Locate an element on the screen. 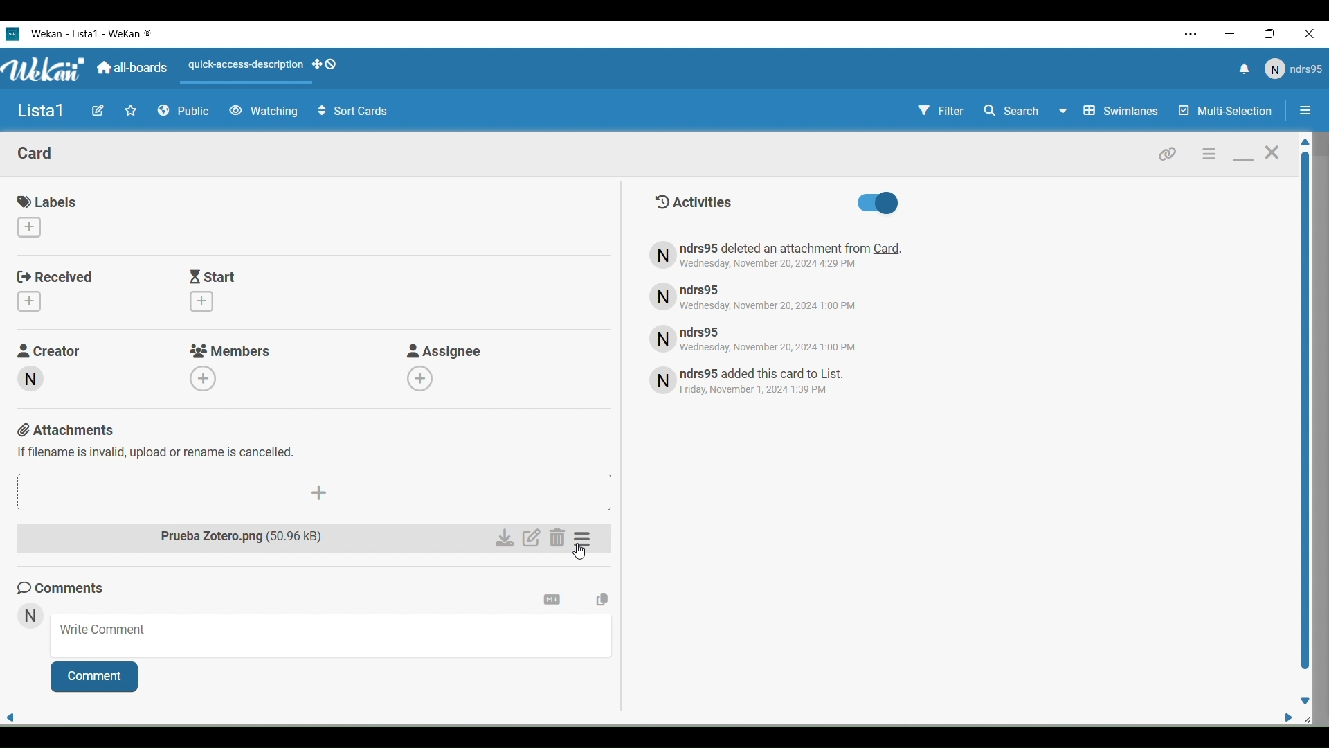  Minimize is located at coordinates (1243, 160).